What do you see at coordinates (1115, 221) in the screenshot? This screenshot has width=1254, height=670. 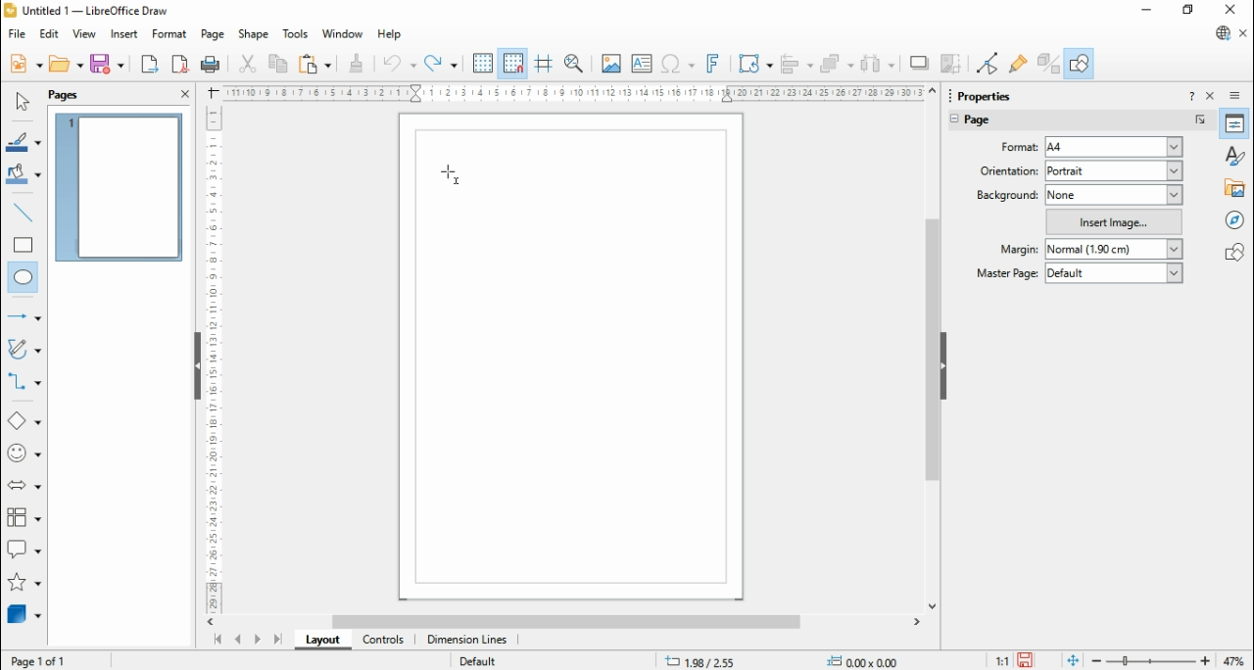 I see `insert image` at bounding box center [1115, 221].